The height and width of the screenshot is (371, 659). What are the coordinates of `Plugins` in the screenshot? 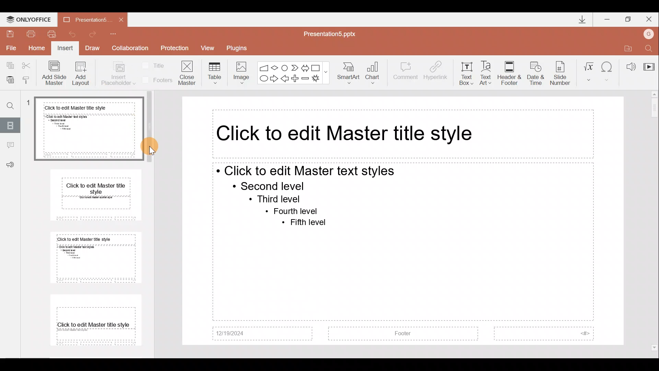 It's located at (239, 47).